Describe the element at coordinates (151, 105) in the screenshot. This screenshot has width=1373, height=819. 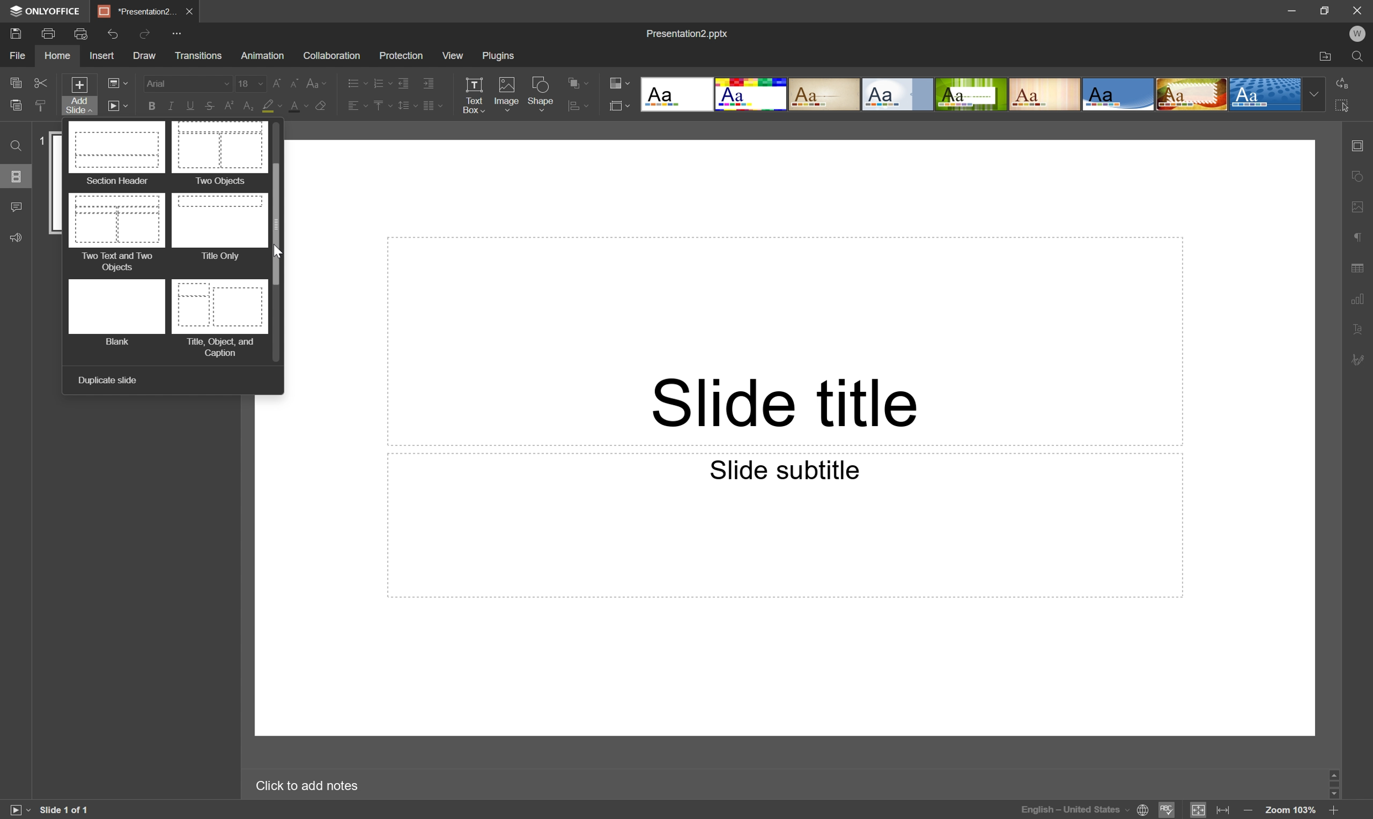
I see `Bold` at that location.